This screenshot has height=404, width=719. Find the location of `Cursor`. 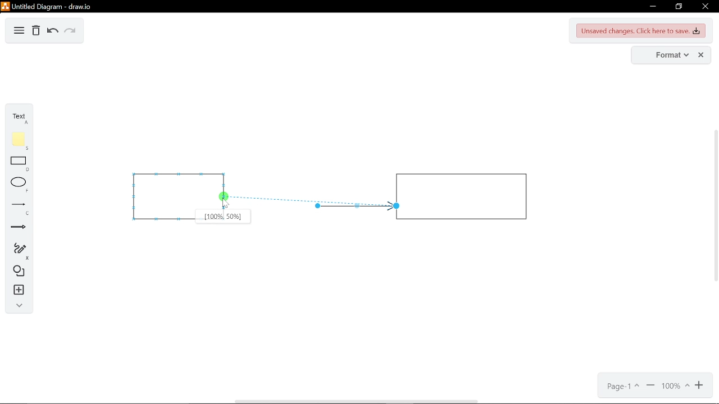

Cursor is located at coordinates (225, 204).